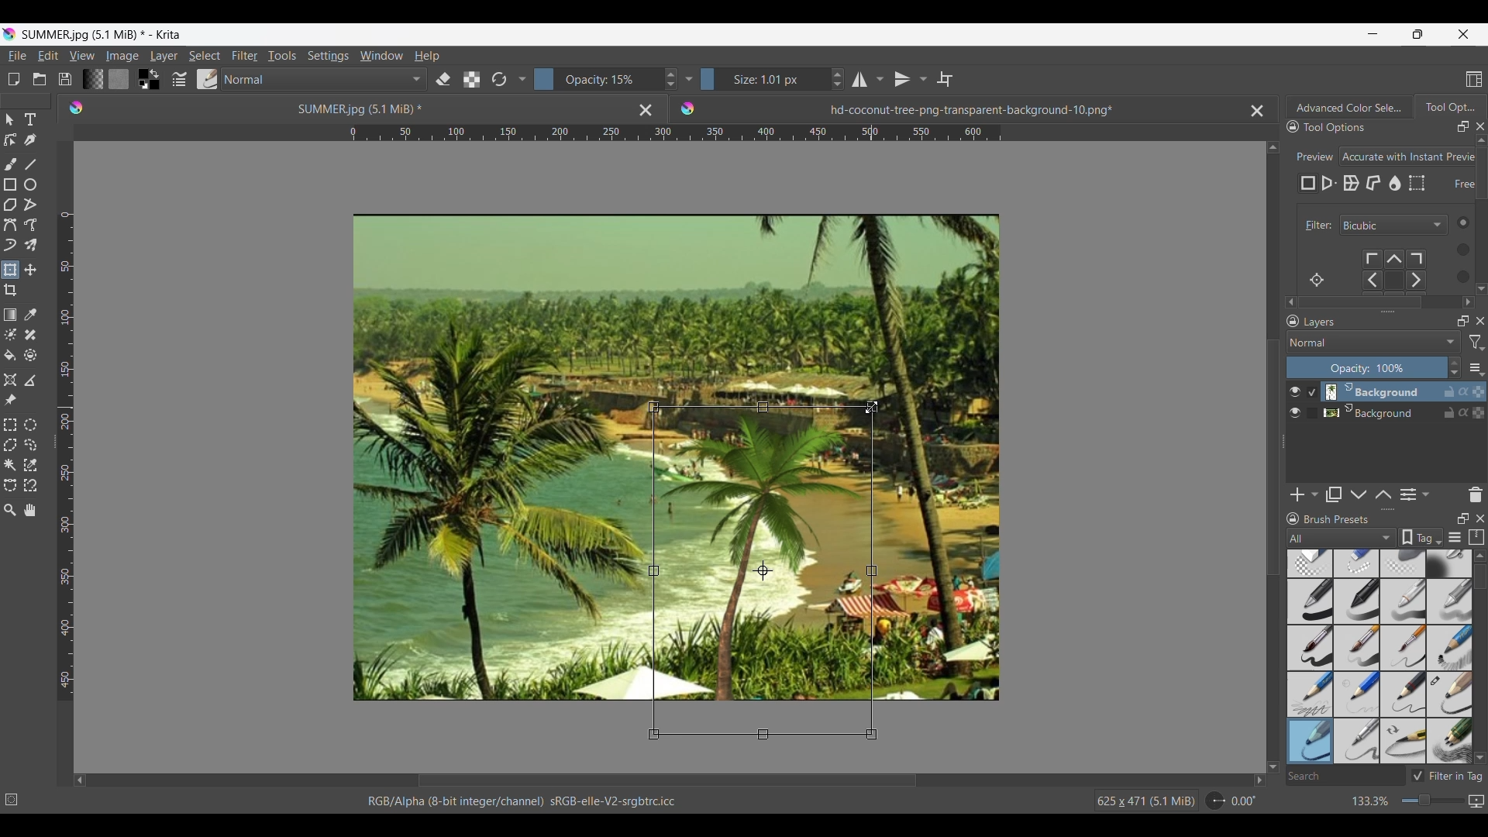 The width and height of the screenshot is (1488, 837). I want to click on Text tool, so click(29, 120).